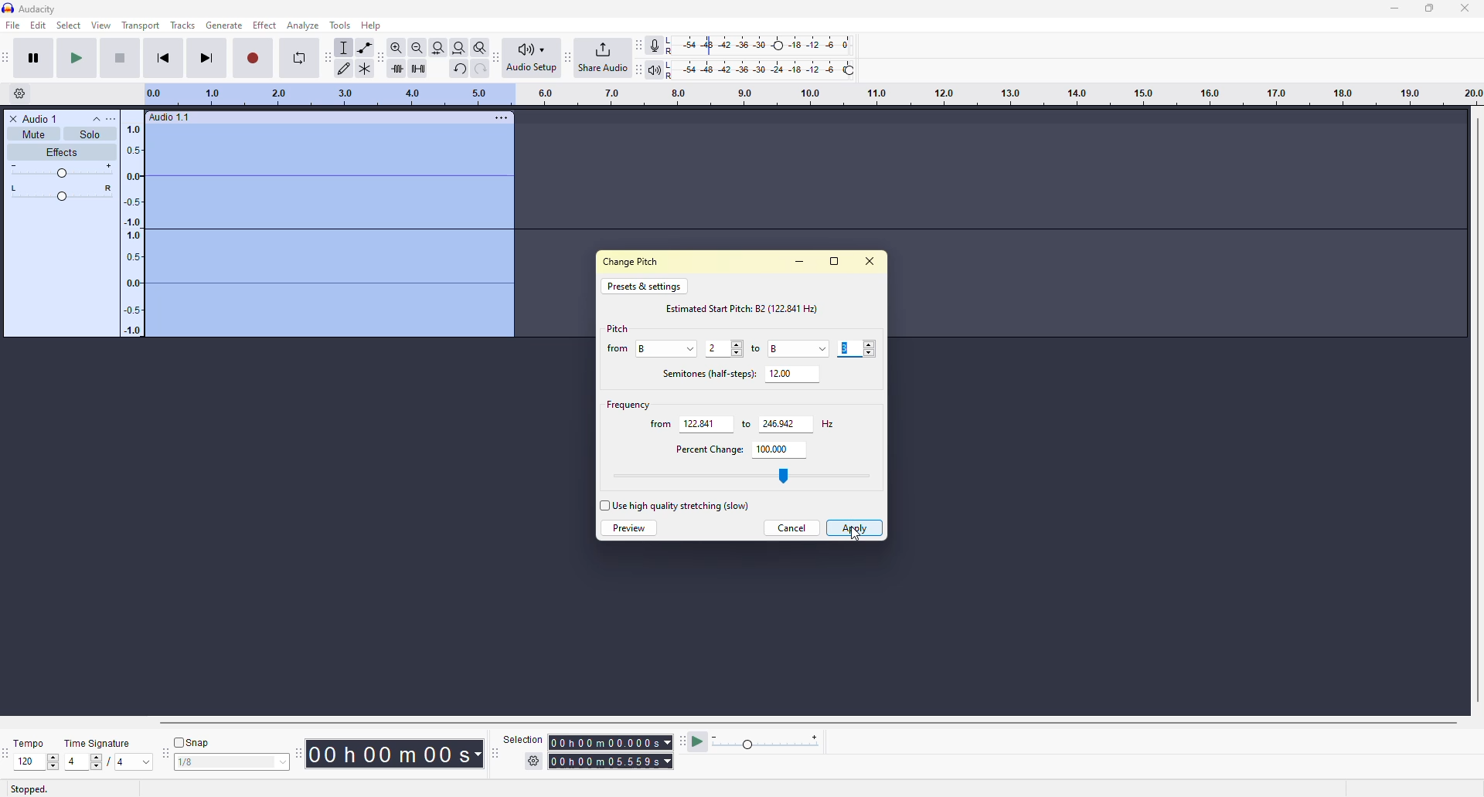 This screenshot has height=797, width=1484. Describe the element at coordinates (567, 57) in the screenshot. I see `share audio toolbar` at that location.